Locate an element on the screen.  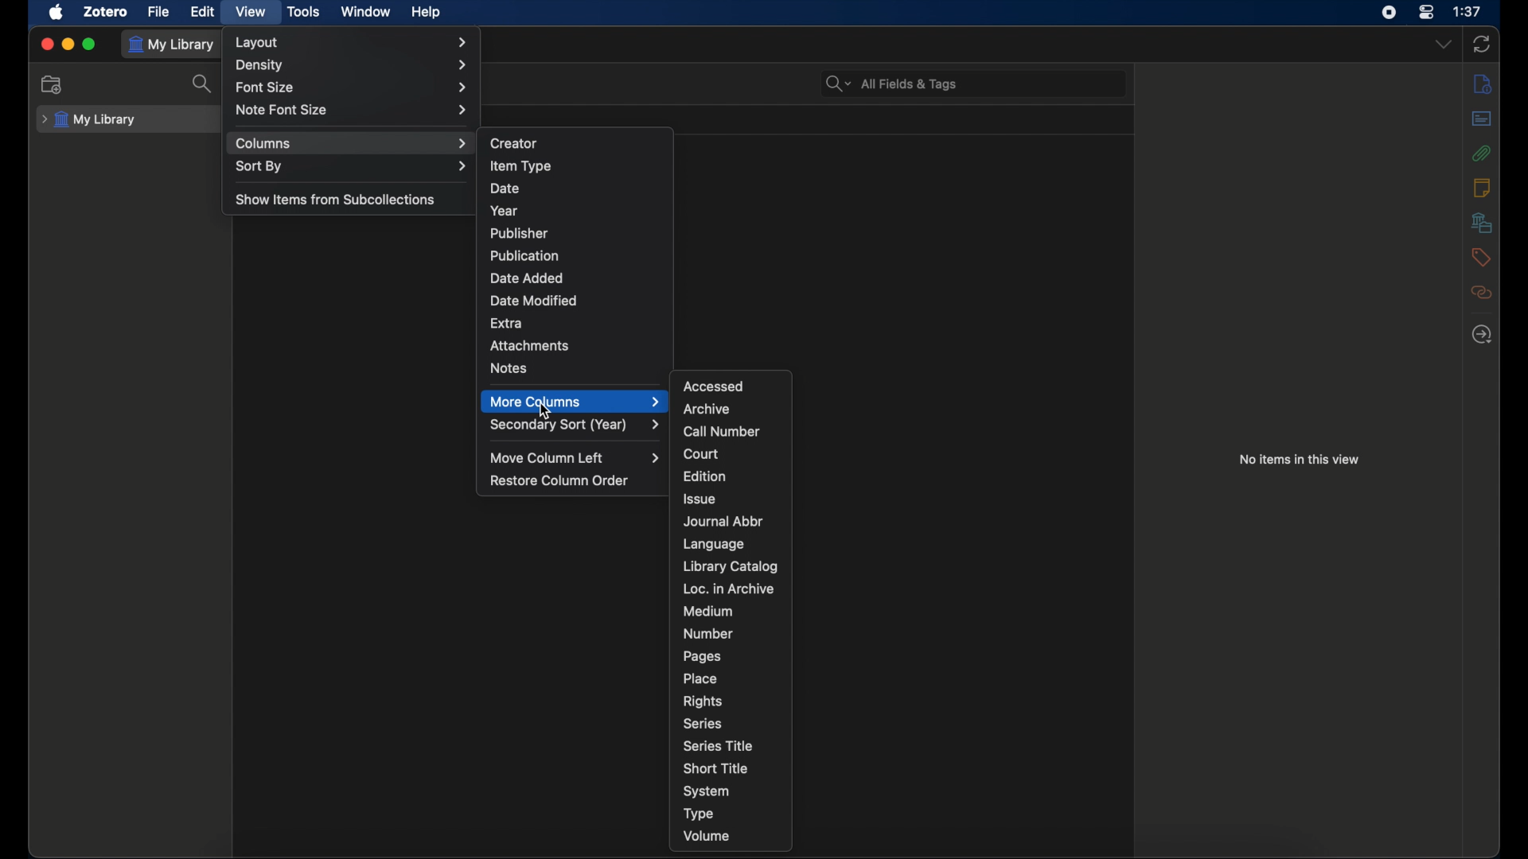
loc. in archive is located at coordinates (729, 589).